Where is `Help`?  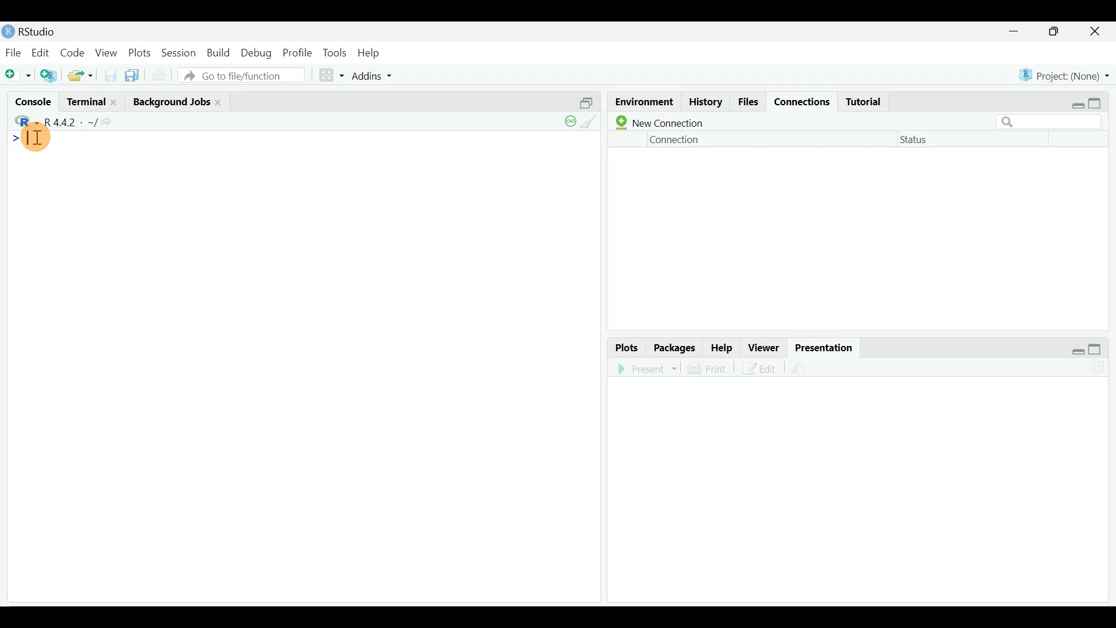 Help is located at coordinates (370, 51).